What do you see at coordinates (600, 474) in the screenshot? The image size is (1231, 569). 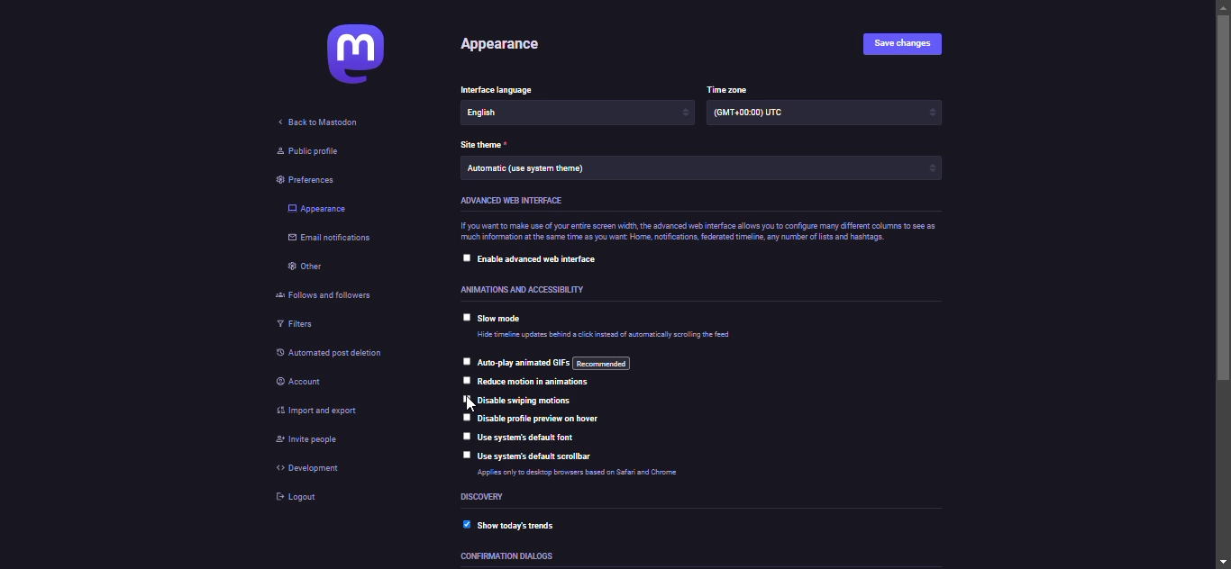 I see `info` at bounding box center [600, 474].